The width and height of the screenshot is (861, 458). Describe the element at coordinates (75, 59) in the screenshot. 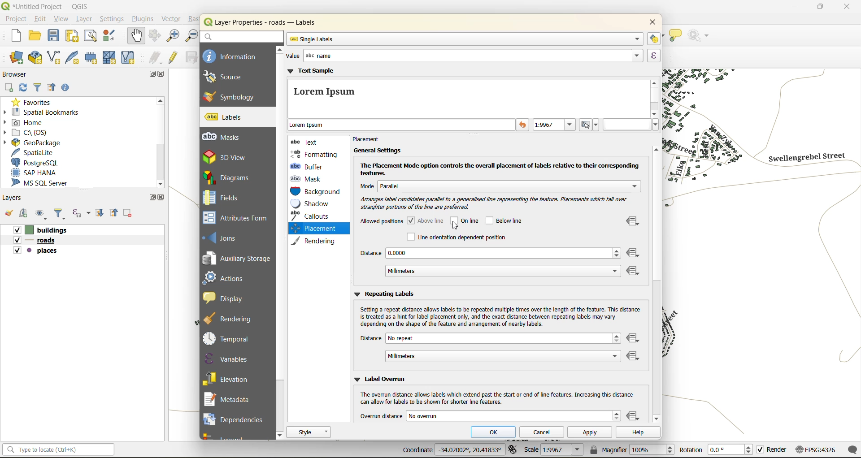

I see `new spatialite layer` at that location.